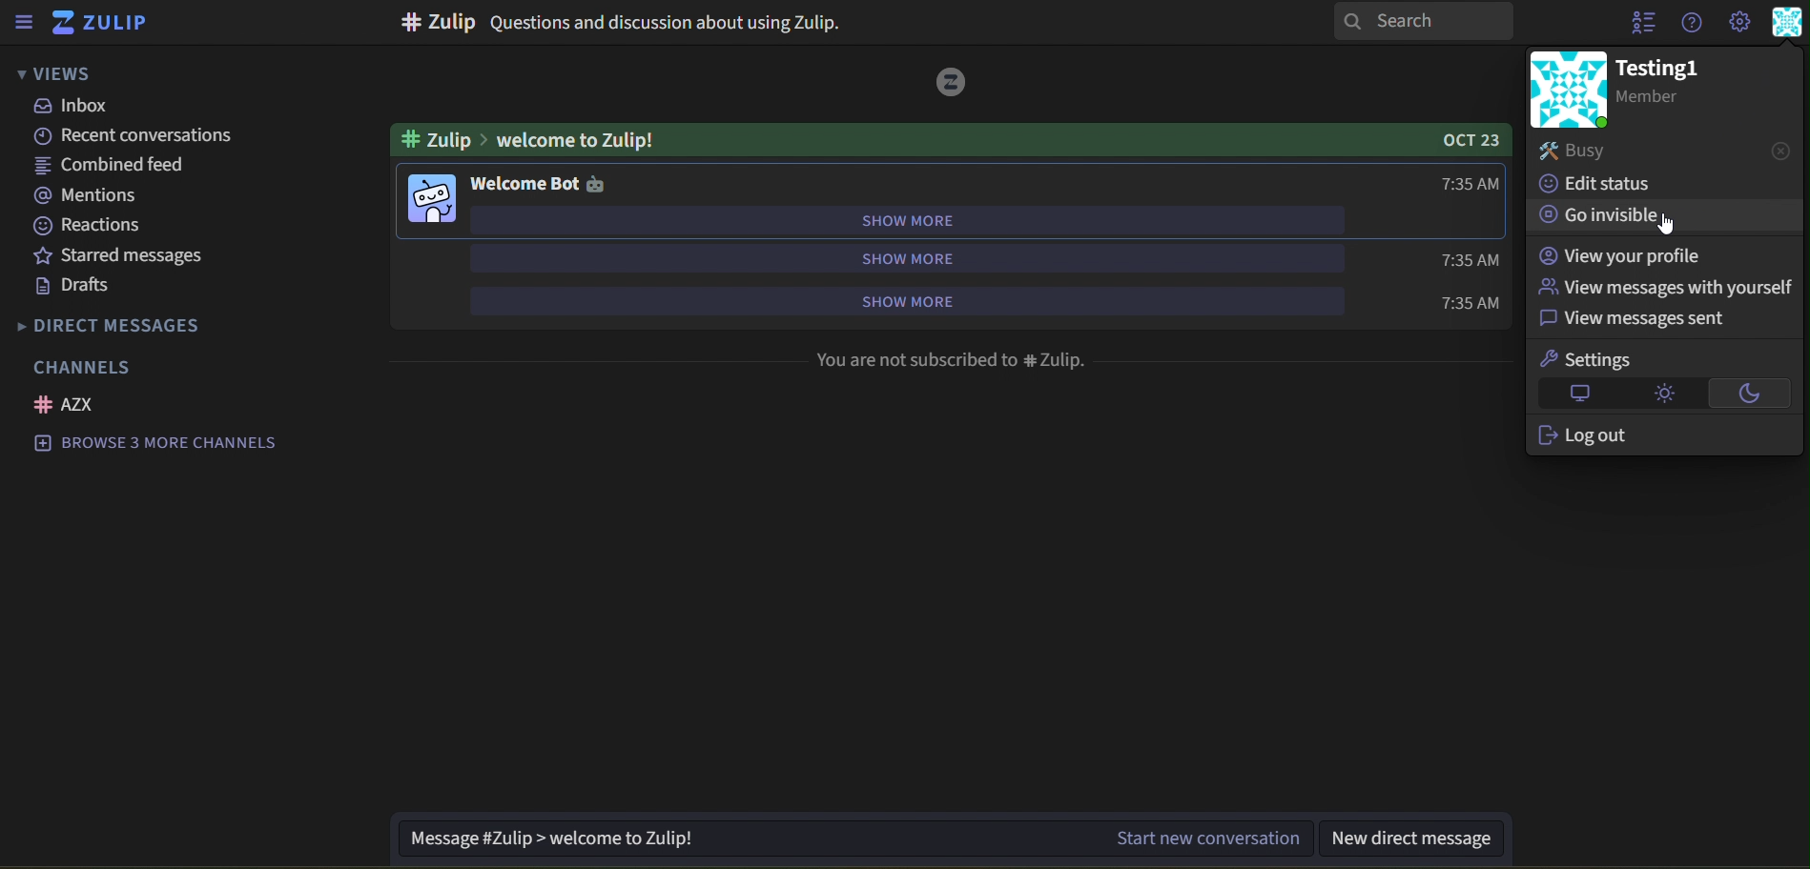  I want to click on OCT 23, so click(1467, 141).